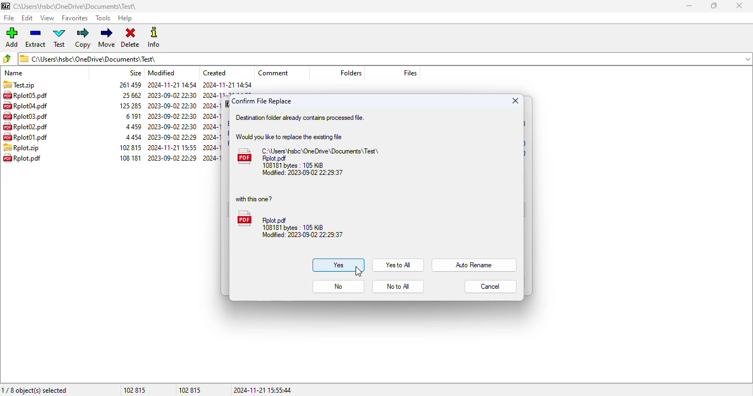 The height and width of the screenshot is (396, 753). Describe the element at coordinates (47, 18) in the screenshot. I see `view` at that location.